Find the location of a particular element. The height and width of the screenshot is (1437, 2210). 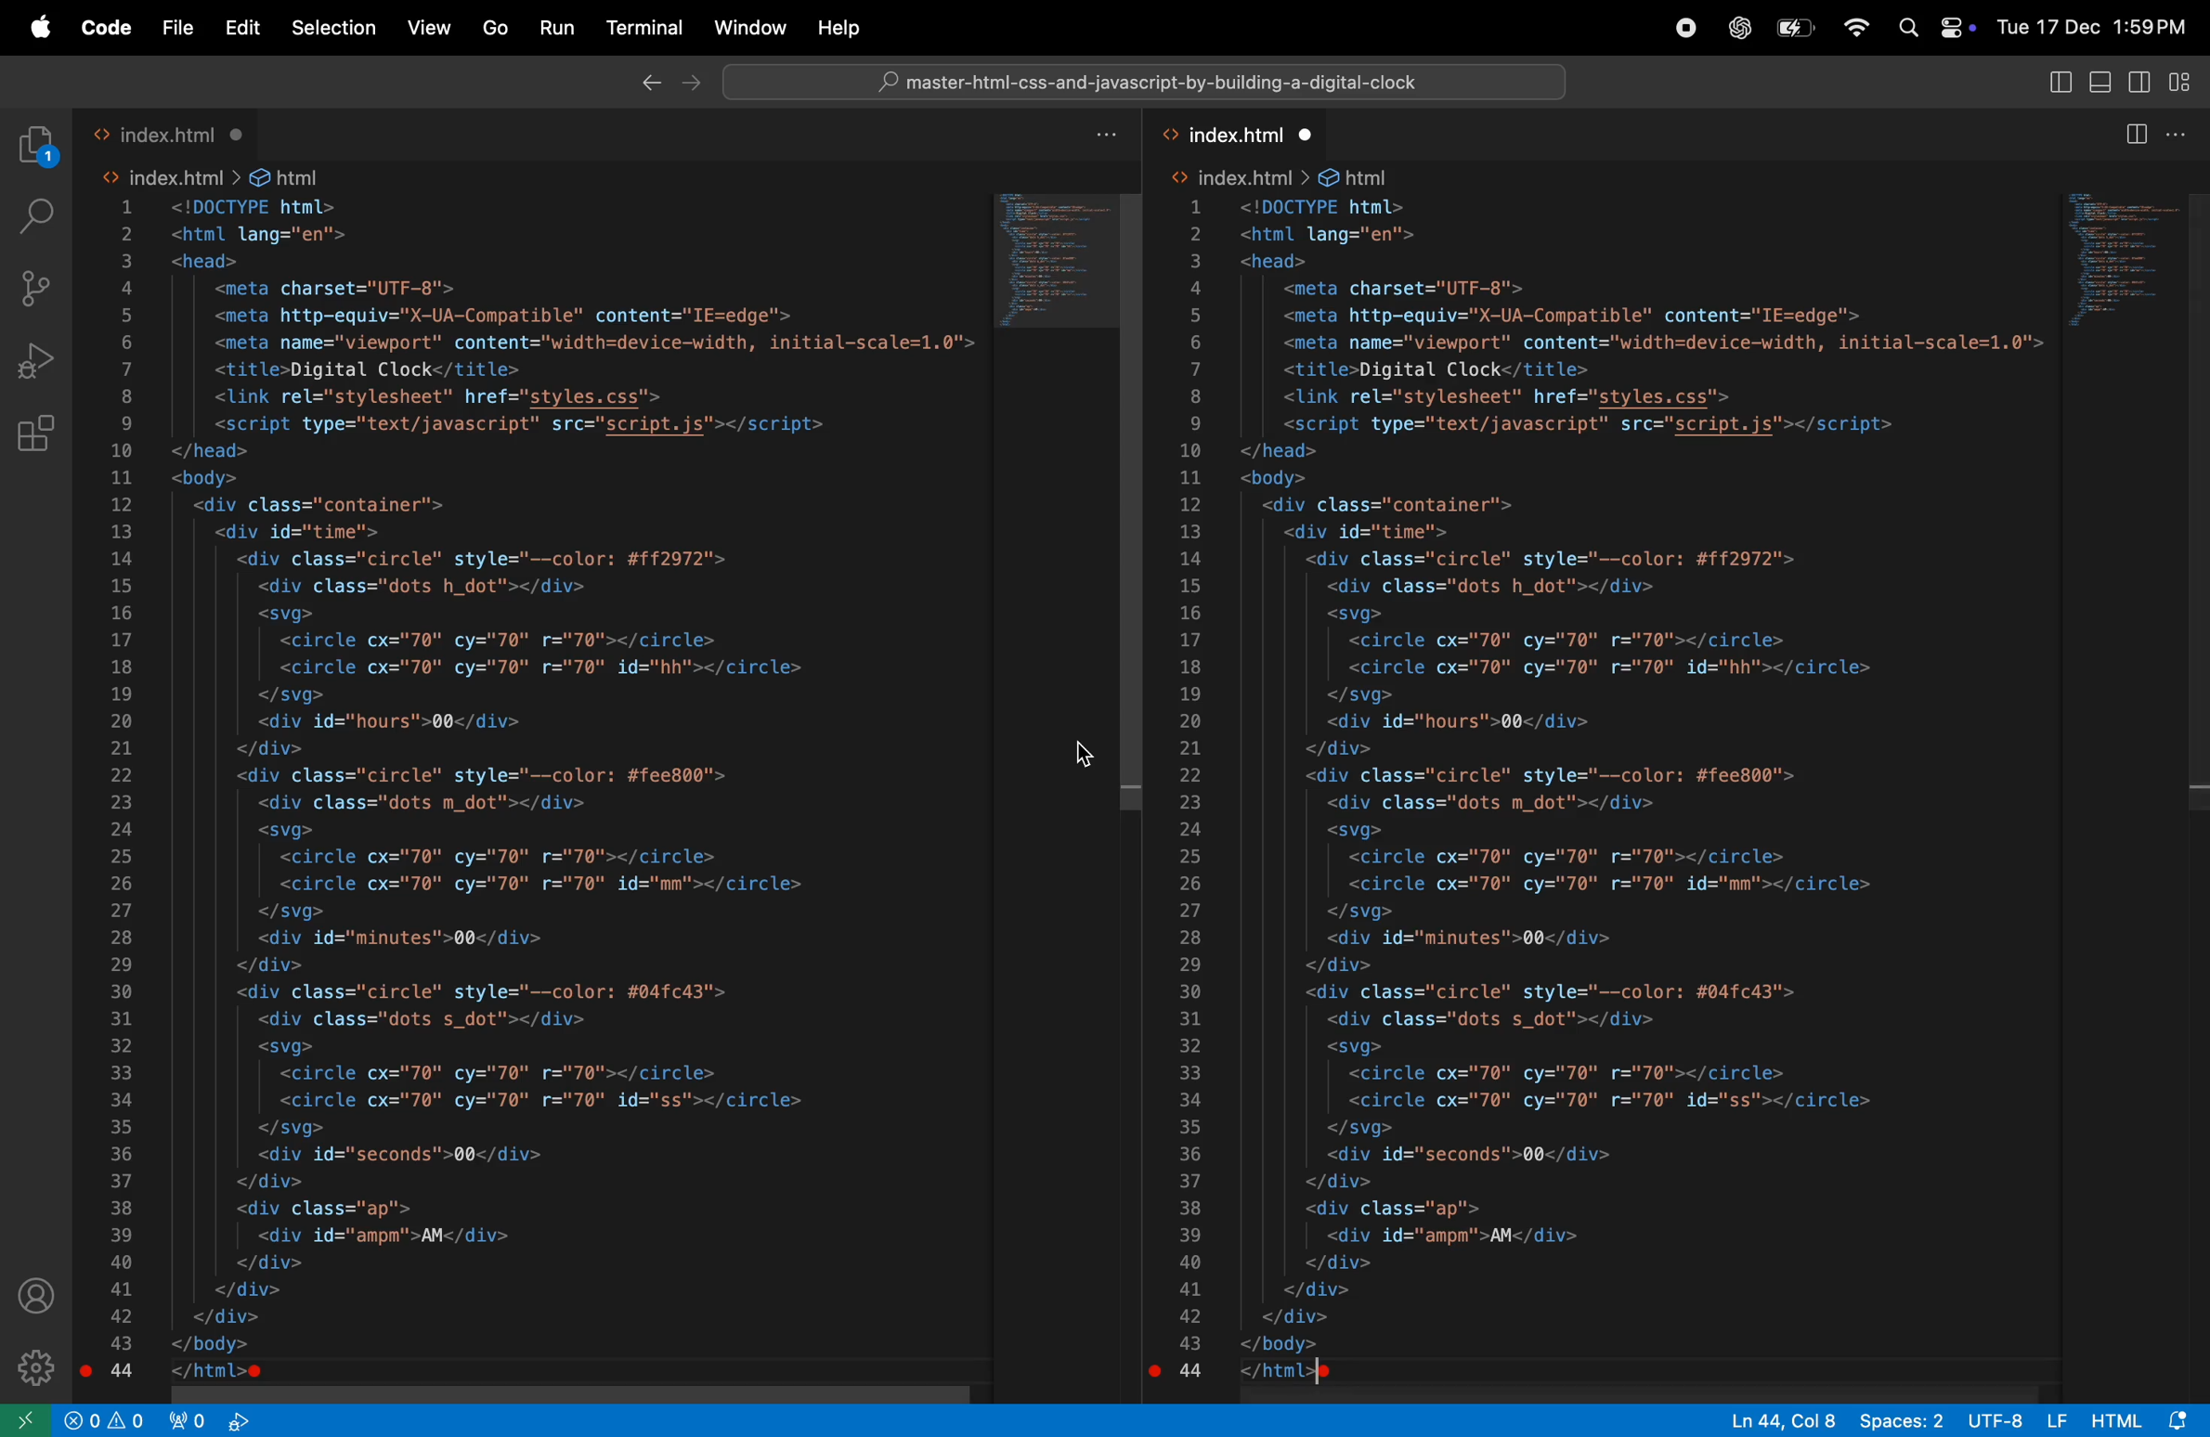

line index is located at coordinates (126, 789).